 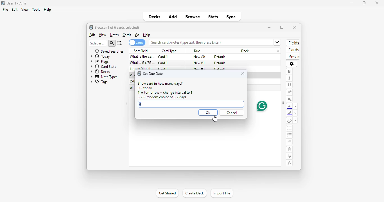 What do you see at coordinates (269, 27) in the screenshot?
I see `minimize` at bounding box center [269, 27].